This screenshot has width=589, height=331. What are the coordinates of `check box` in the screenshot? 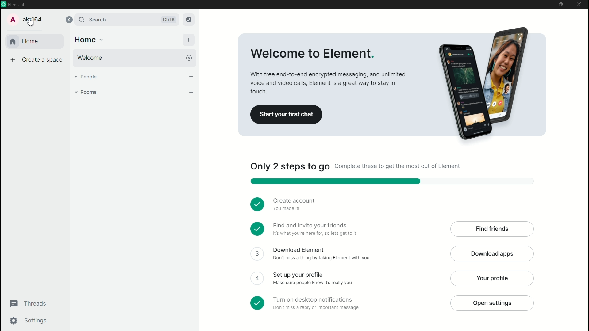 It's located at (256, 254).